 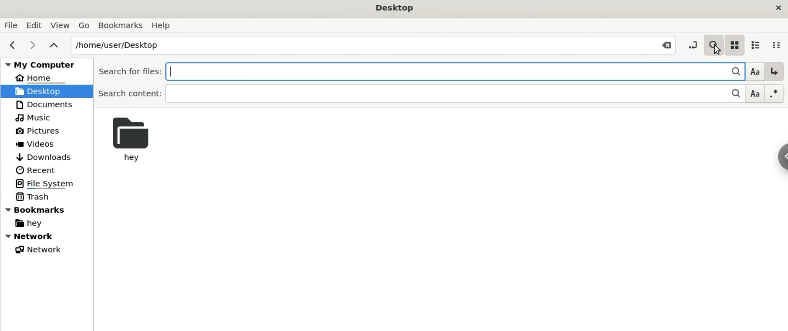 What do you see at coordinates (121, 25) in the screenshot?
I see `Bookmarks` at bounding box center [121, 25].